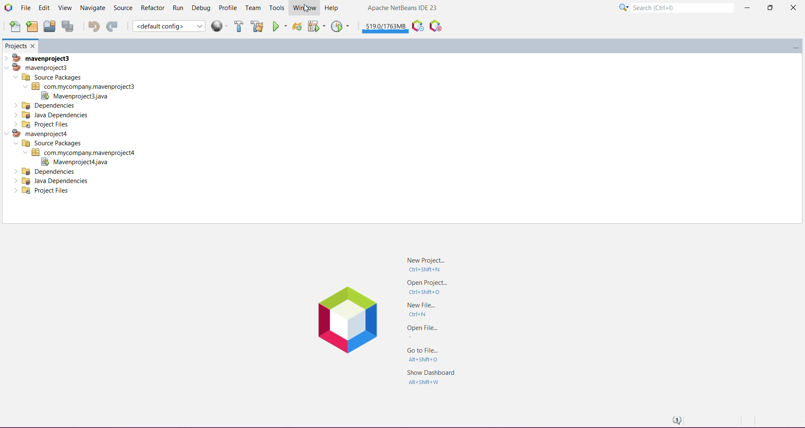 The width and height of the screenshot is (805, 428). Describe the element at coordinates (429, 377) in the screenshot. I see `Show Dashboard` at that location.